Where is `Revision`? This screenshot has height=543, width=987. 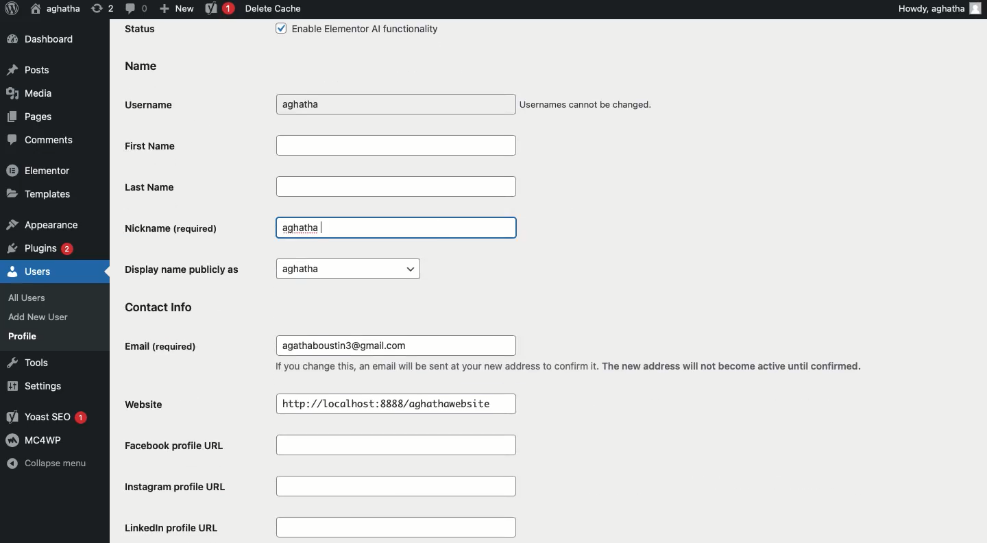
Revision is located at coordinates (103, 8).